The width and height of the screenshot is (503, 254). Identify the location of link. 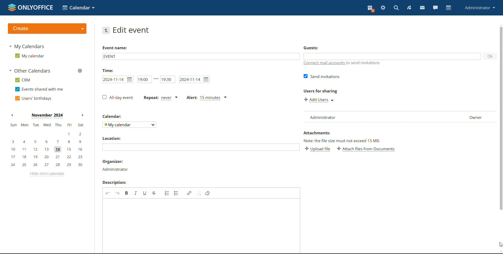
(189, 193).